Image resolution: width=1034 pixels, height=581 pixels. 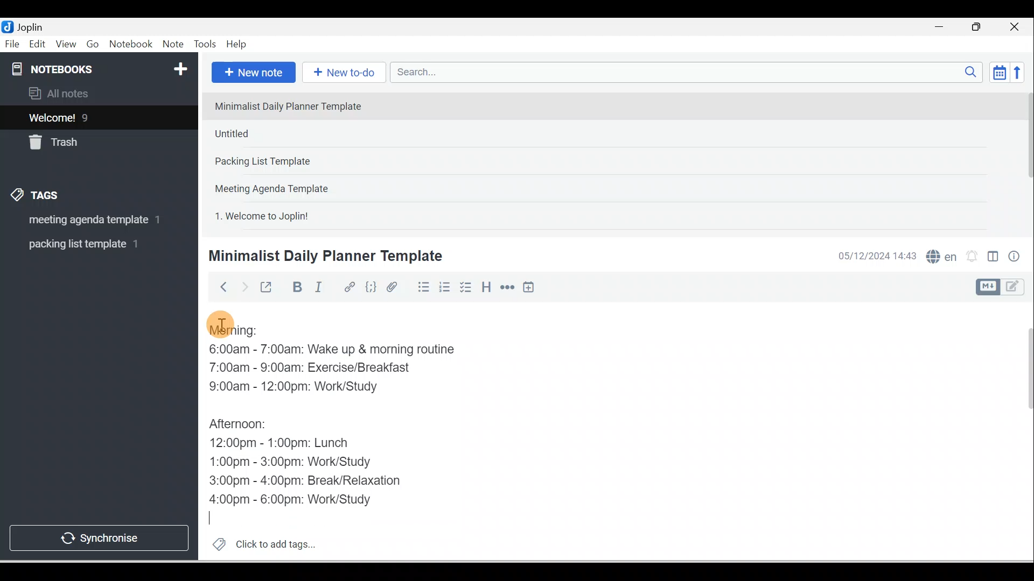 What do you see at coordinates (172, 45) in the screenshot?
I see `Note` at bounding box center [172, 45].